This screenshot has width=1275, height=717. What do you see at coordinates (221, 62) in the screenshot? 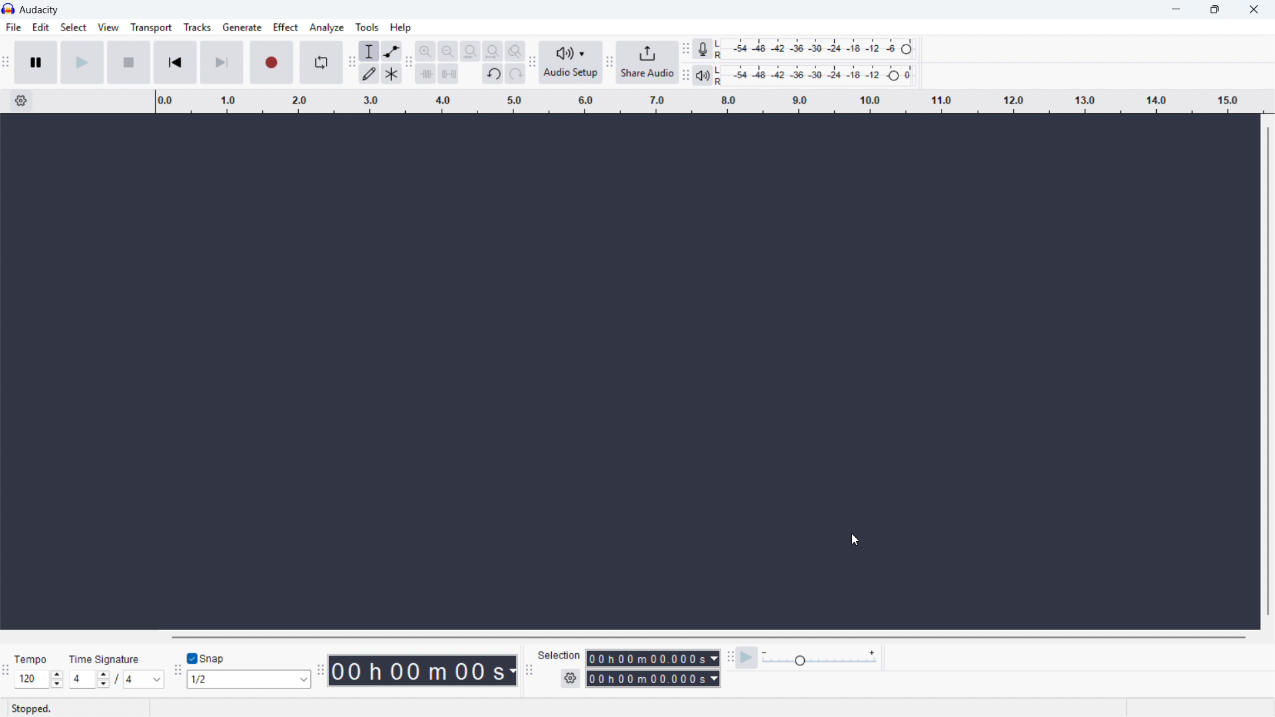
I see `skip to end` at bounding box center [221, 62].